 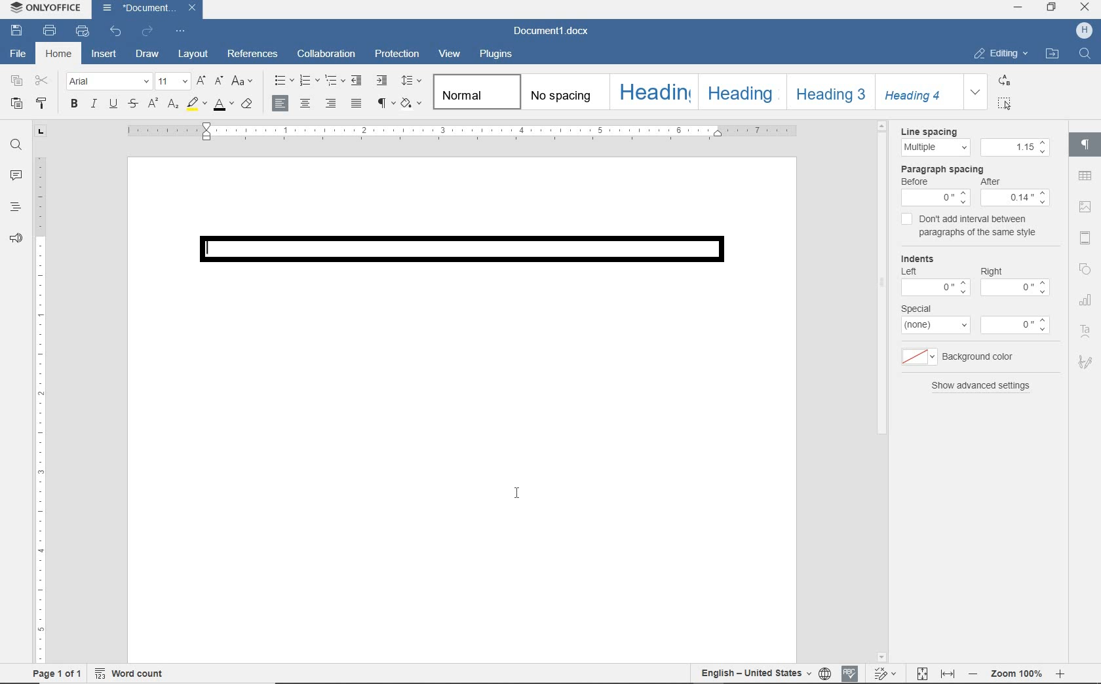 I want to click on no spacing, so click(x=564, y=97).